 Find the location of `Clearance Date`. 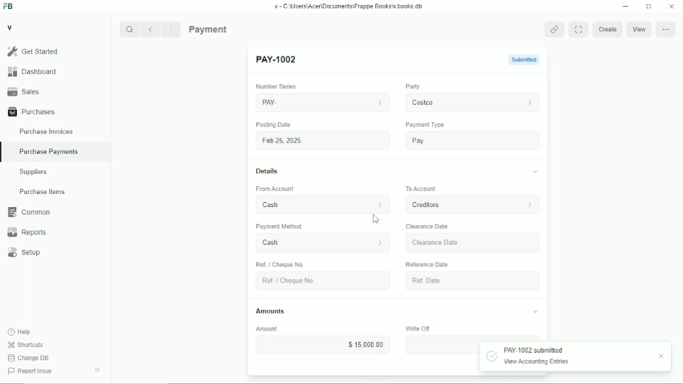

Clearance Date is located at coordinates (427, 226).